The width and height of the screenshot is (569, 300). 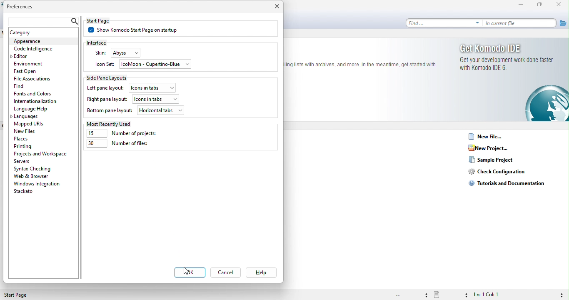 What do you see at coordinates (38, 101) in the screenshot?
I see `internationalization` at bounding box center [38, 101].